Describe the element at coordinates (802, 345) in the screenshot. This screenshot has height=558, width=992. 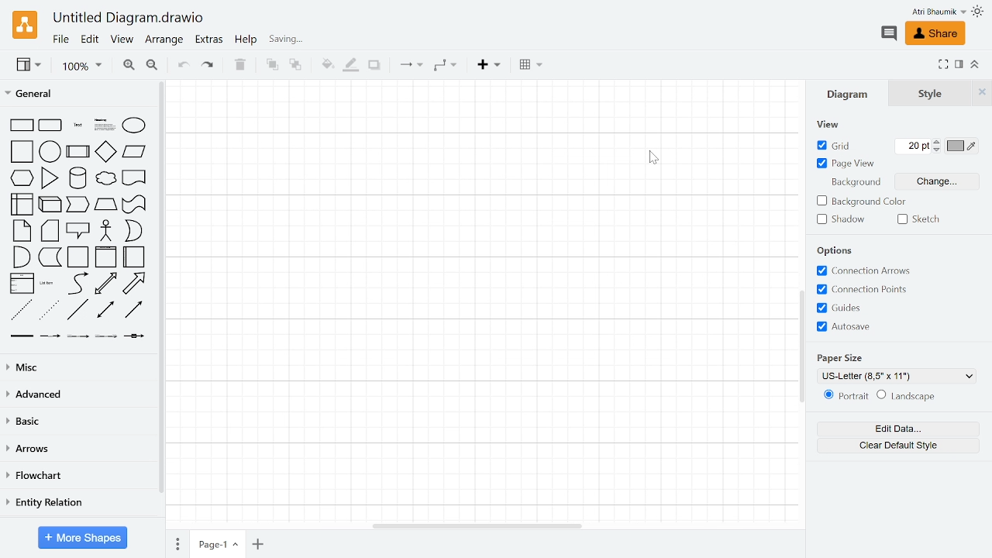
I see `Vertical scrollbar` at that location.